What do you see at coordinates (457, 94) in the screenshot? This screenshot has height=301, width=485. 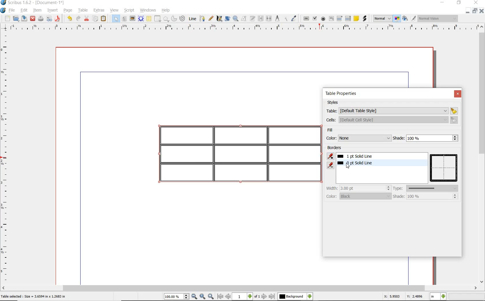 I see `close` at bounding box center [457, 94].